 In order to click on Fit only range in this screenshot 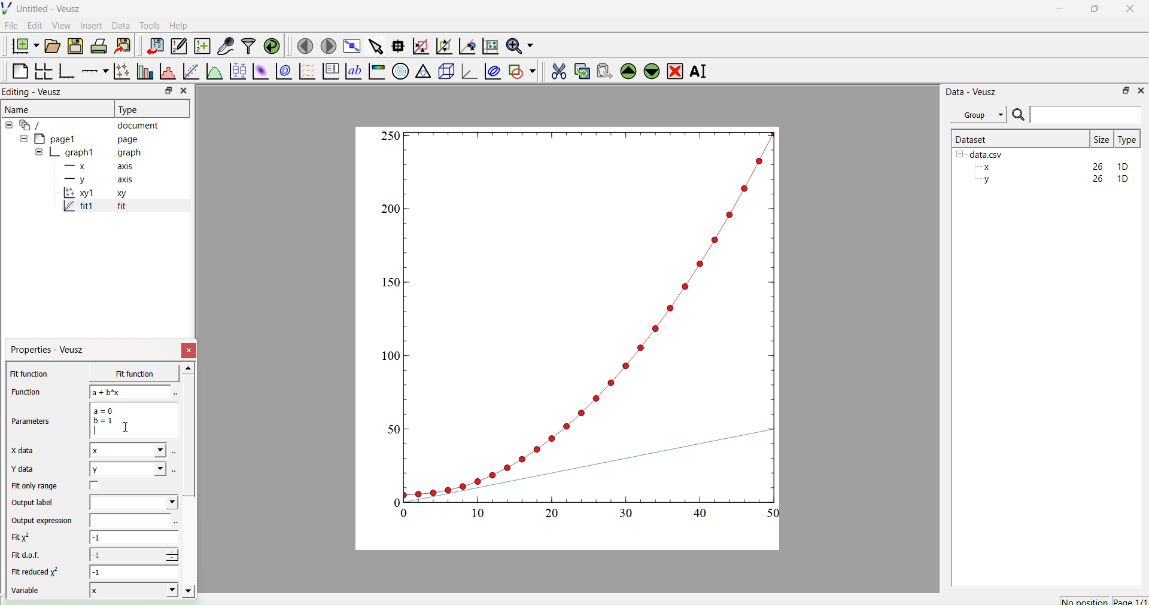, I will do `click(35, 486)`.